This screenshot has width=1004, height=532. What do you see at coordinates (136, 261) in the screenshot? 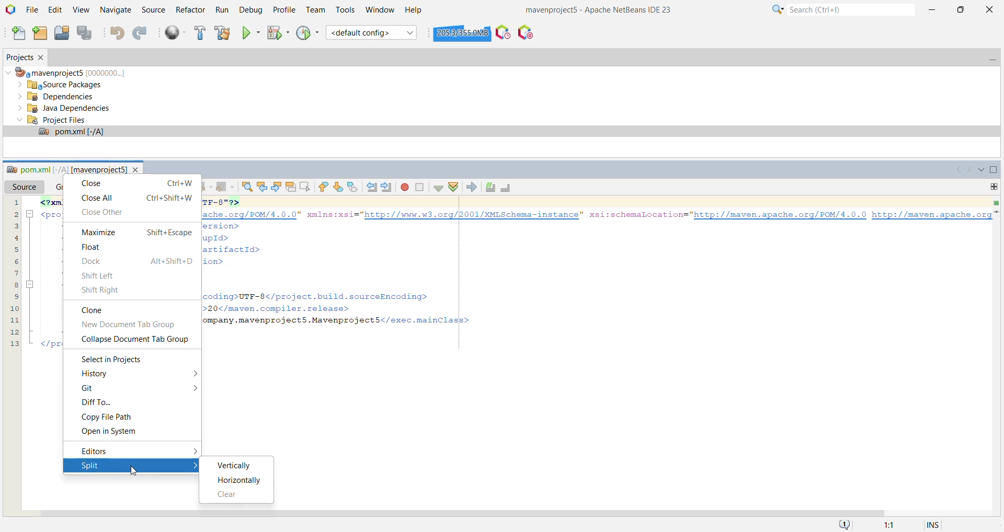
I see `Dock` at bounding box center [136, 261].